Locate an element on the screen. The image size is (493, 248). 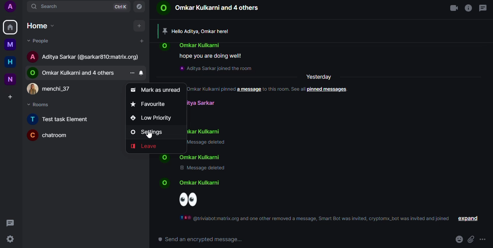
contact is located at coordinates (203, 103).